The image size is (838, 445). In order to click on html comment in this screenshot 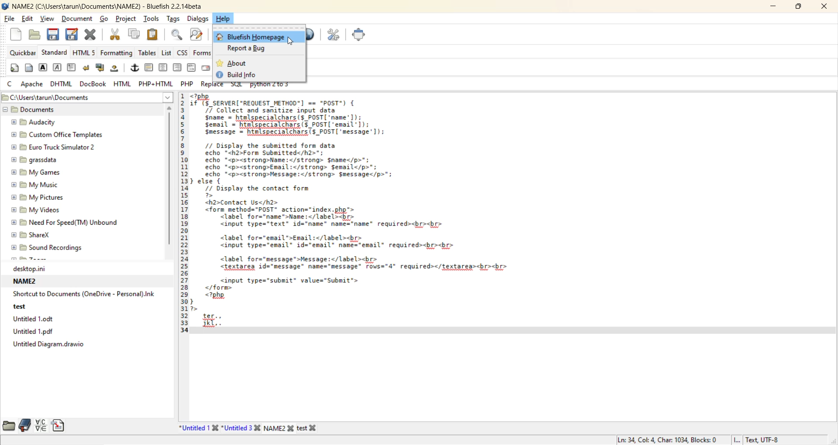, I will do `click(191, 68)`.